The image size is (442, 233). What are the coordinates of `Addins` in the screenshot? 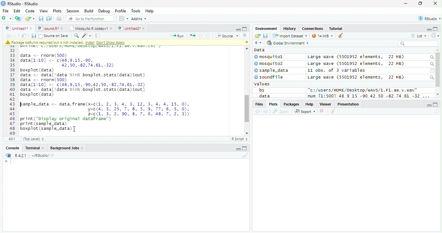 It's located at (140, 18).